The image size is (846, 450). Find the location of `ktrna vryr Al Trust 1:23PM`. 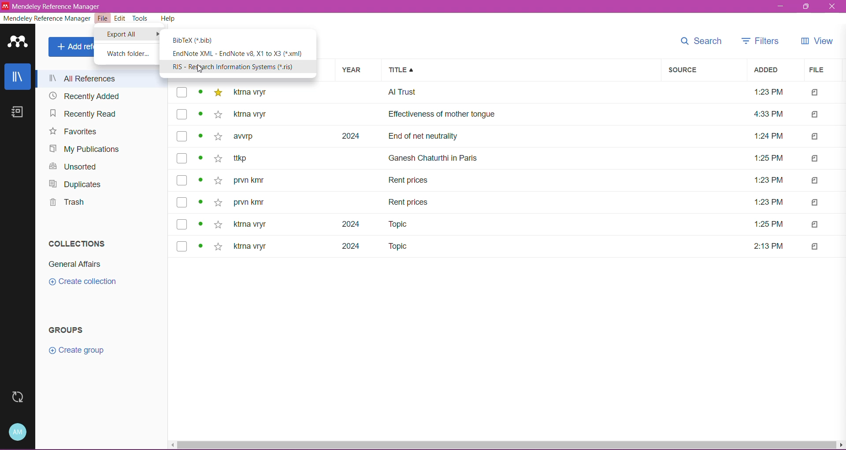

ktrna vryr Al Trust 1:23PM is located at coordinates (510, 94).